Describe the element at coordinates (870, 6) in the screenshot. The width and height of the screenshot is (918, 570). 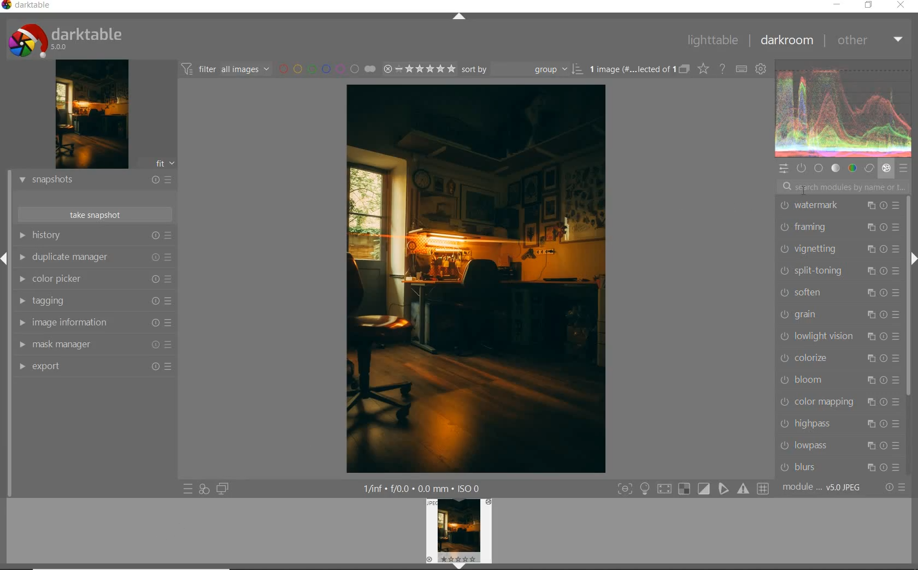
I see `restore` at that location.